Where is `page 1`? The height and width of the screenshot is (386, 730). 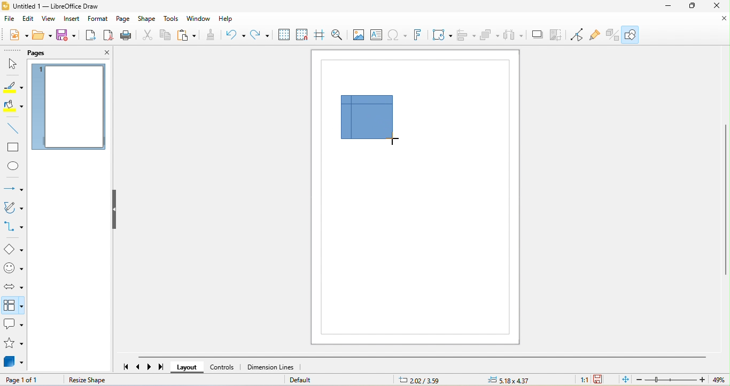
page 1 is located at coordinates (68, 108).